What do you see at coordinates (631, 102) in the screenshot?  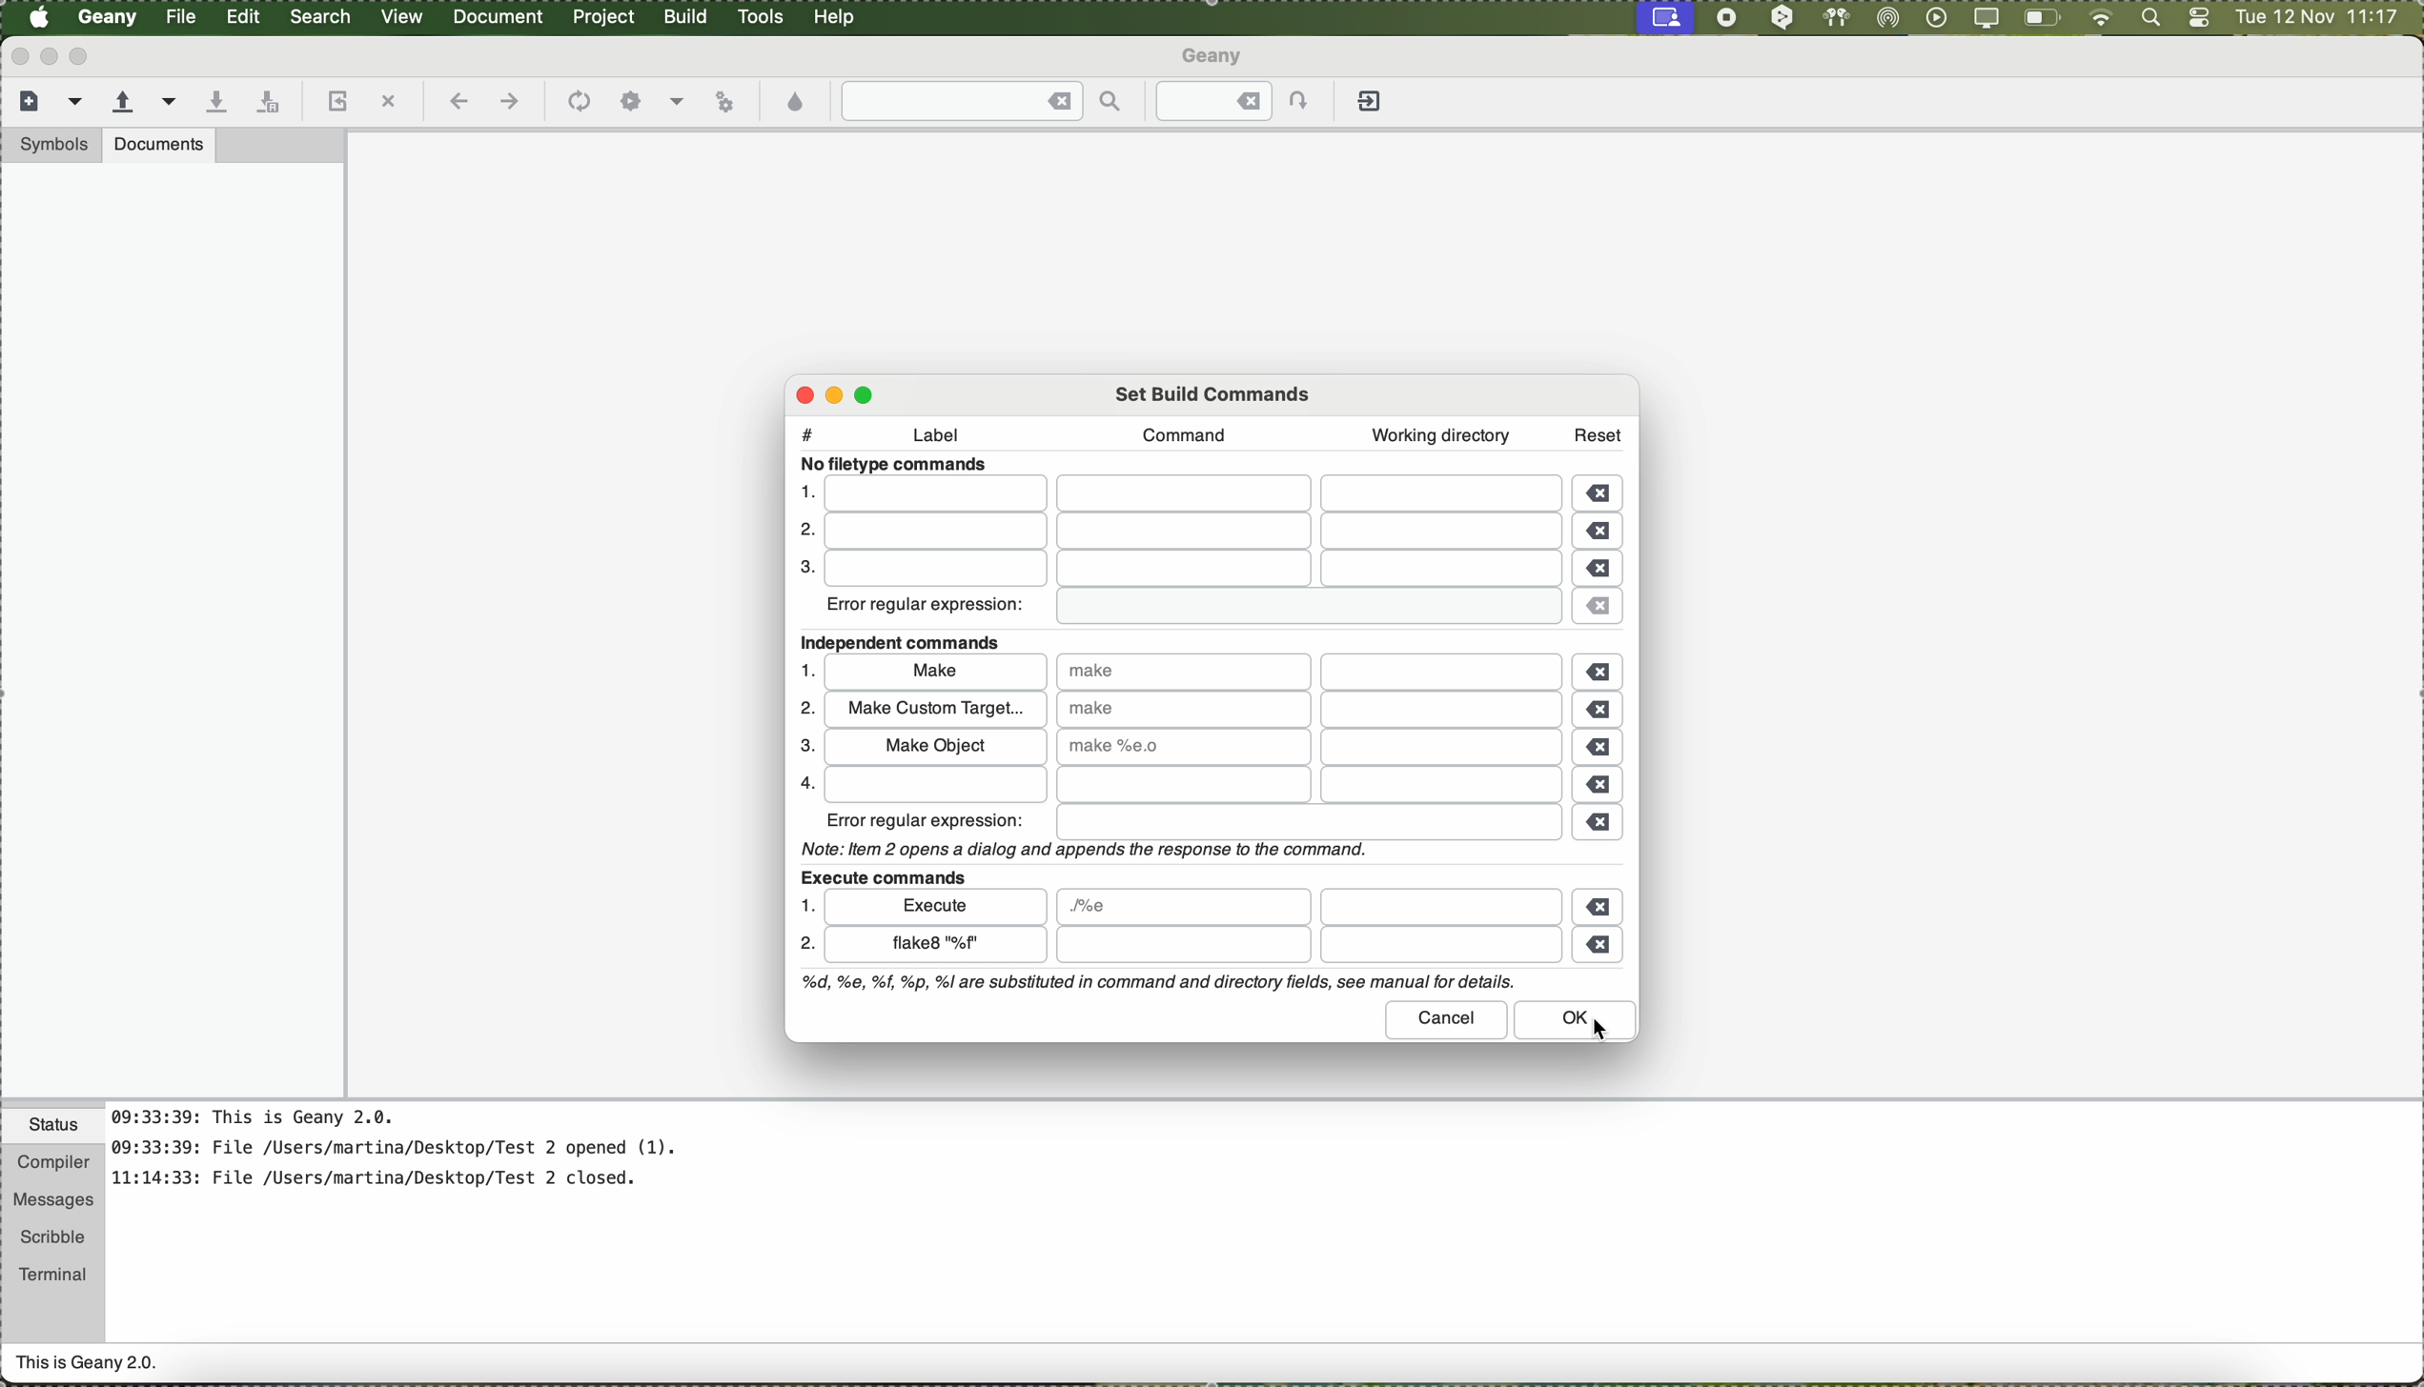 I see `icon` at bounding box center [631, 102].